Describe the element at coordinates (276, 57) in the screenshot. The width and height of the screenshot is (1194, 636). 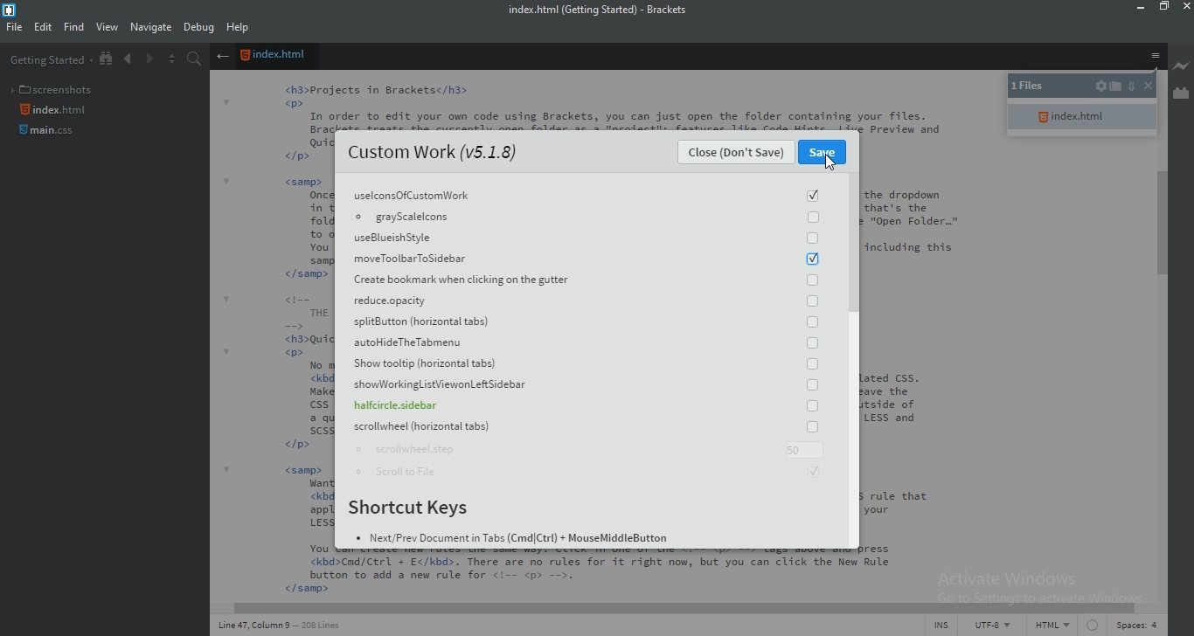
I see `Index.html` at that location.